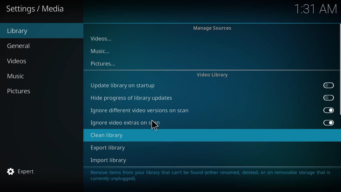 This screenshot has width=341, height=192. What do you see at coordinates (21, 46) in the screenshot?
I see `General` at bounding box center [21, 46].